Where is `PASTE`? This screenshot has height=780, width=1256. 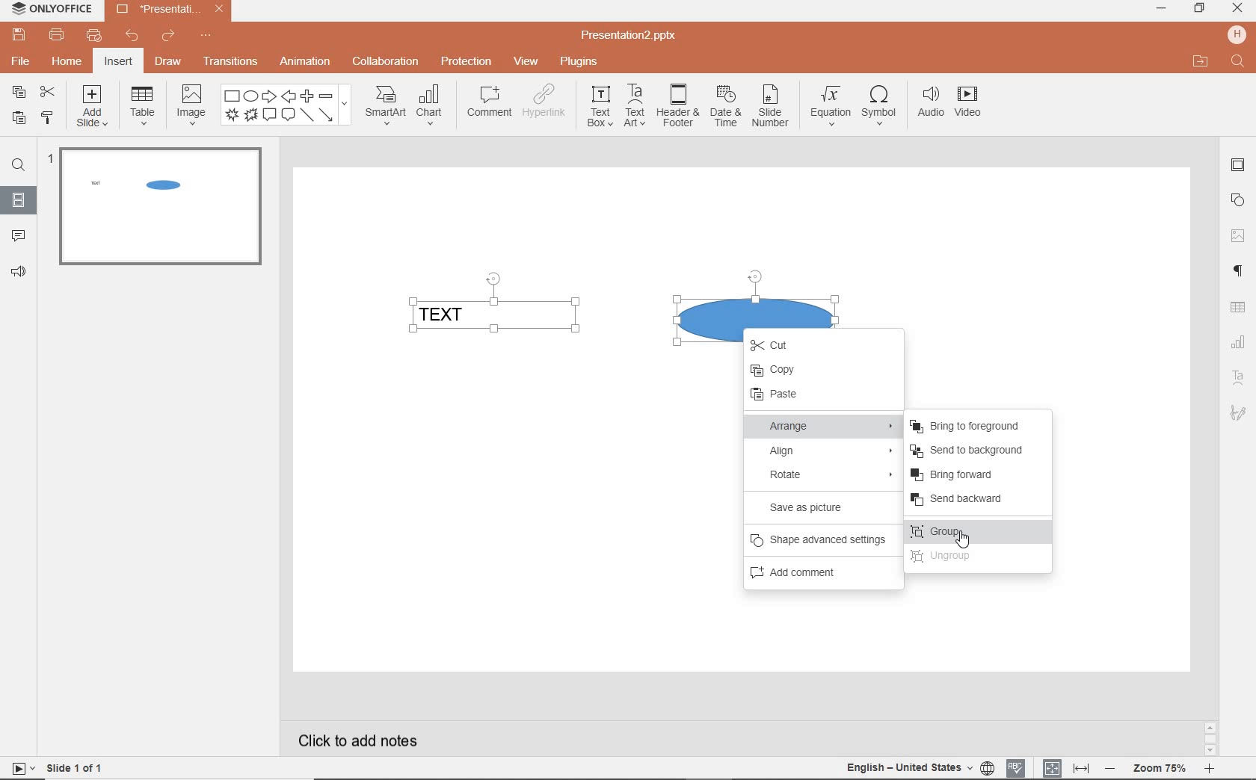 PASTE is located at coordinates (816, 394).